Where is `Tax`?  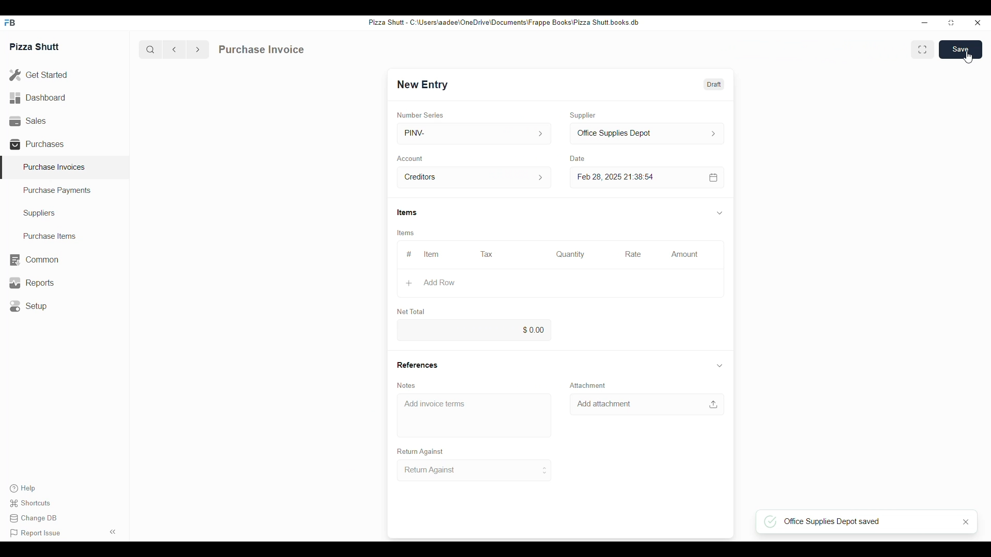 Tax is located at coordinates (485, 254).